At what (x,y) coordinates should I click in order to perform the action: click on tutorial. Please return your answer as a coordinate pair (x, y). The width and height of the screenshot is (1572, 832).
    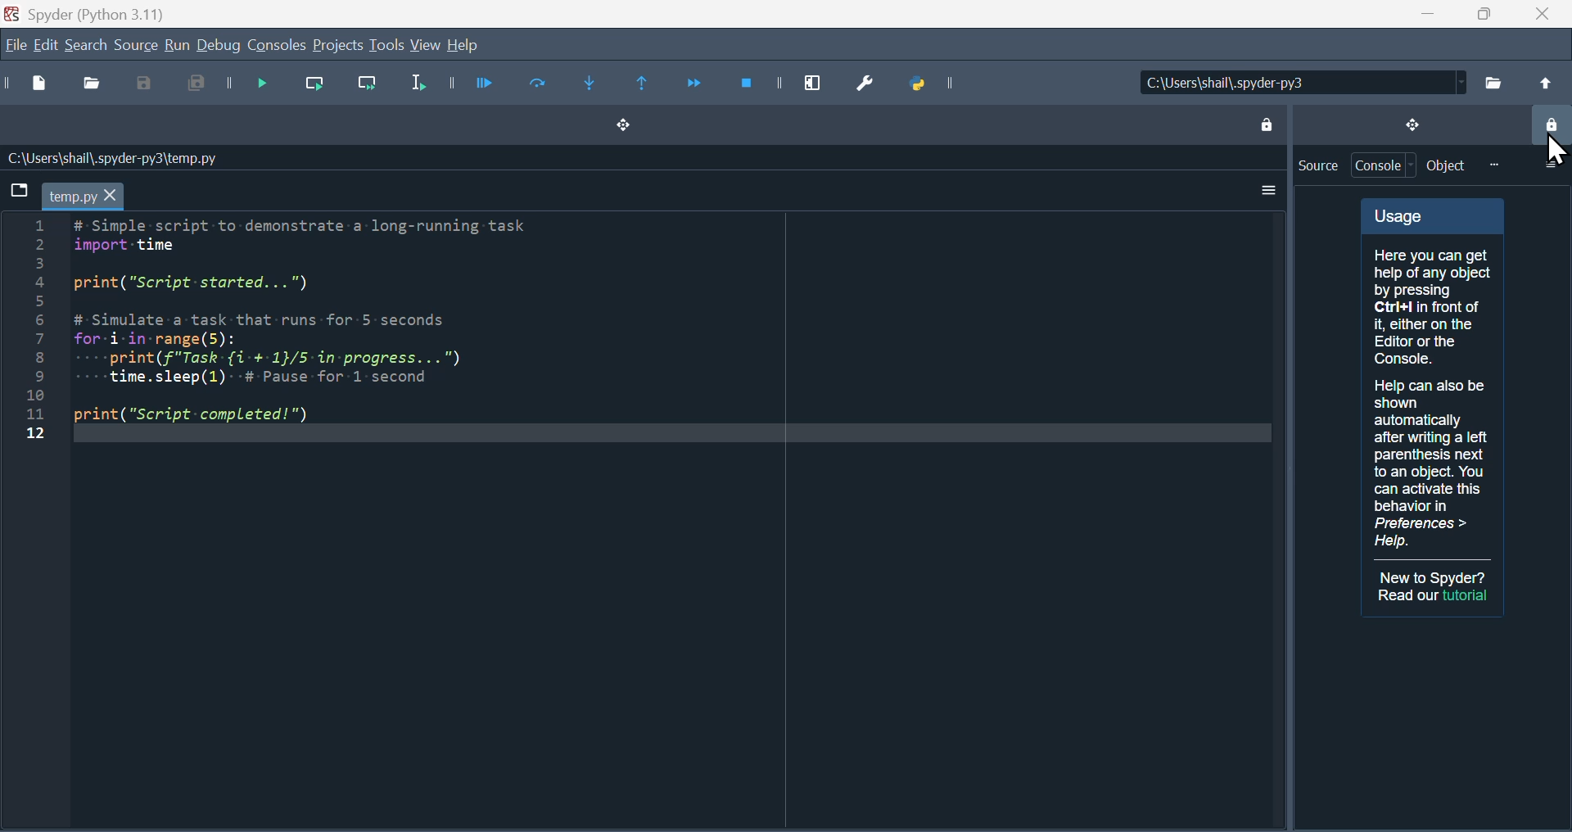
    Looking at the image, I should click on (1467, 595).